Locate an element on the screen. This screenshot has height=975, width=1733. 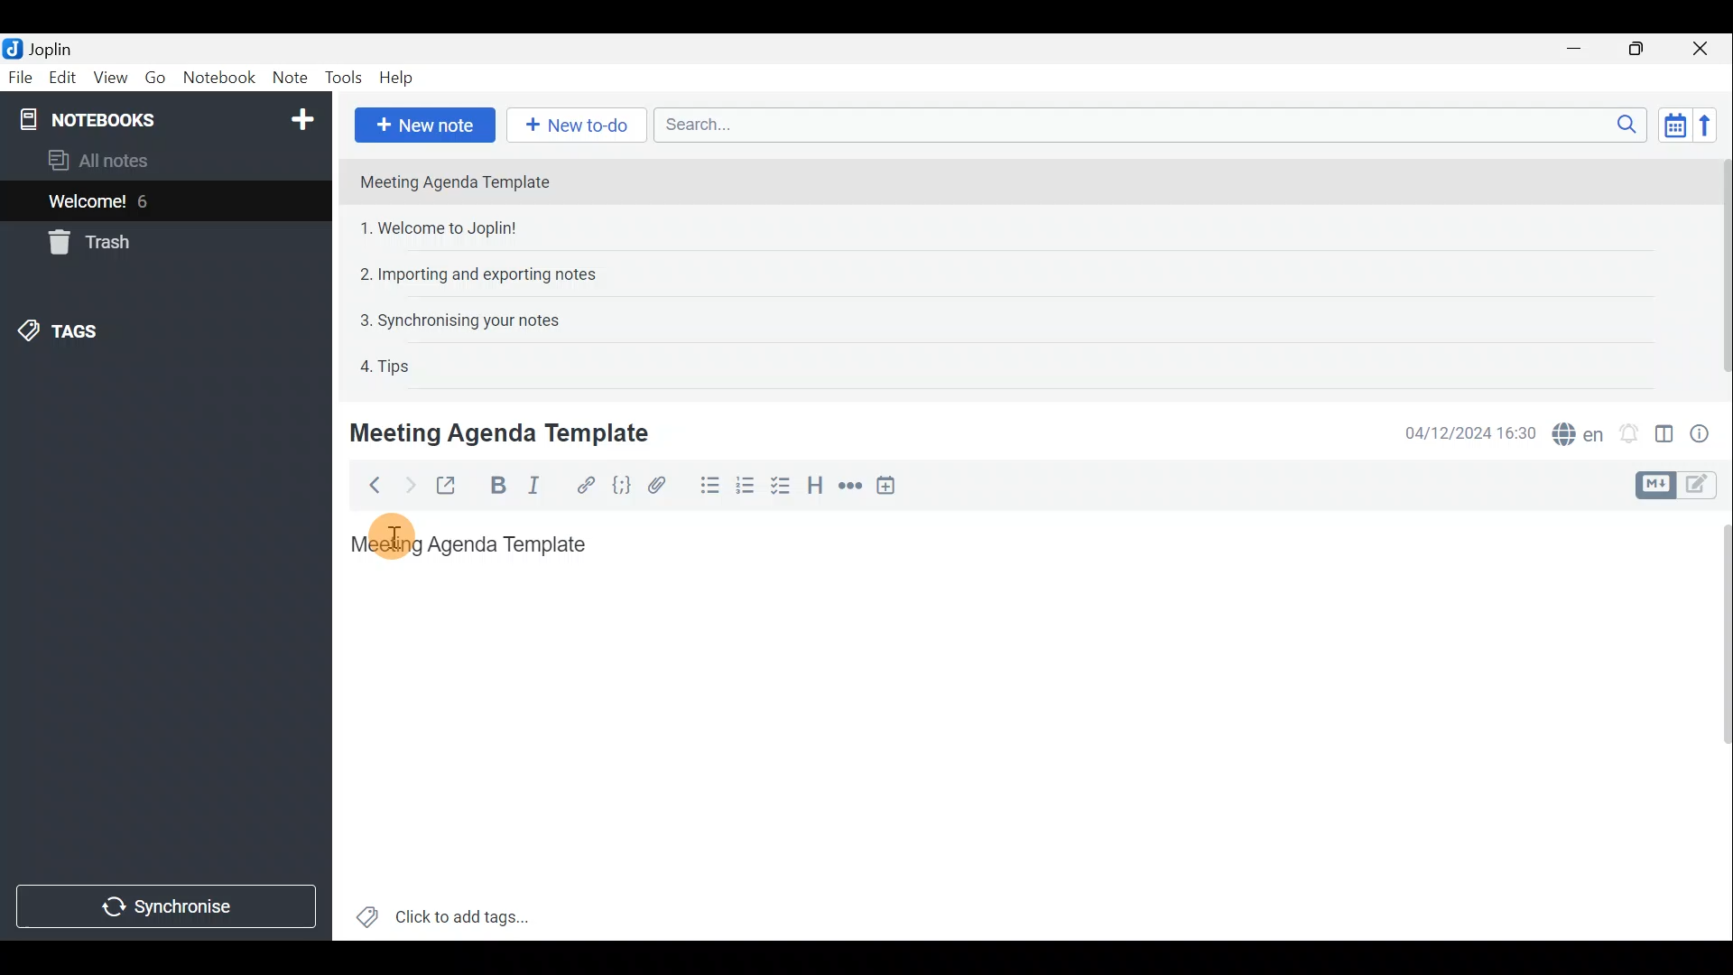
Spell checker is located at coordinates (1580, 432).